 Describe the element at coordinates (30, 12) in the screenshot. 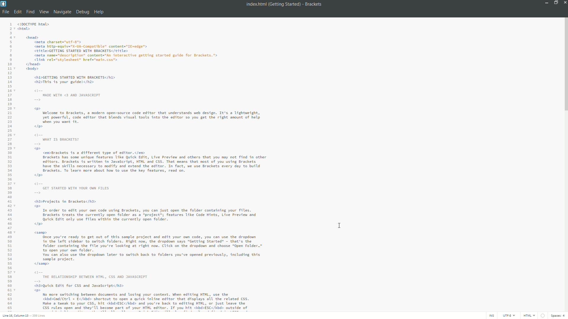

I see `find menu` at that location.